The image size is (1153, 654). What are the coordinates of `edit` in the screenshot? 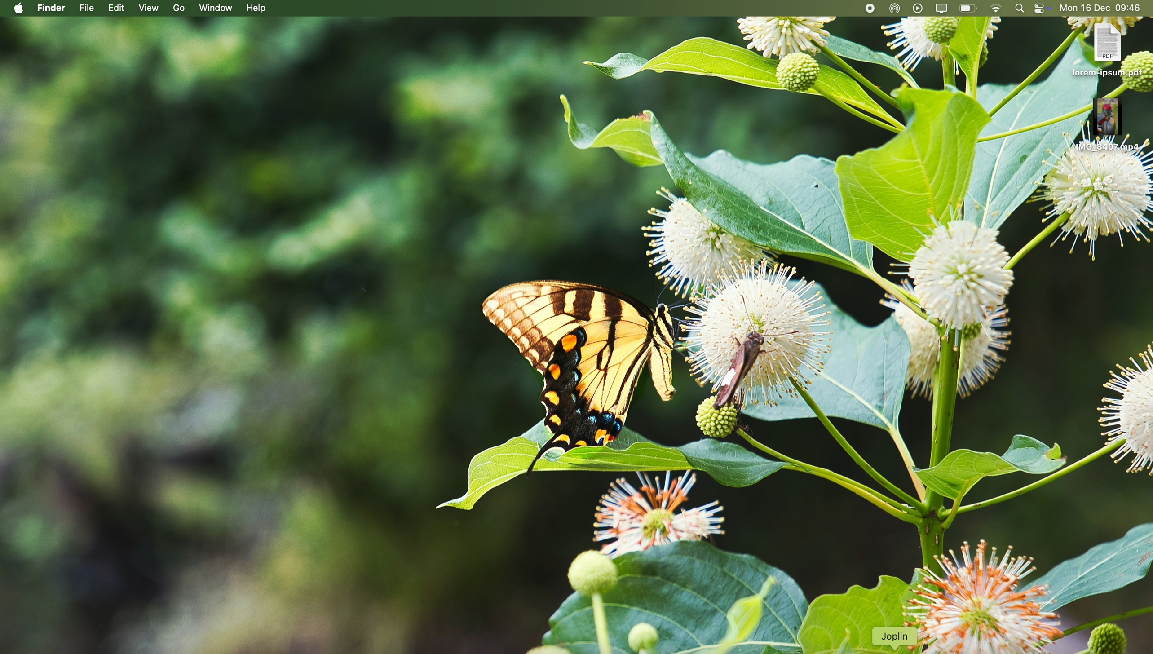 It's located at (117, 9).